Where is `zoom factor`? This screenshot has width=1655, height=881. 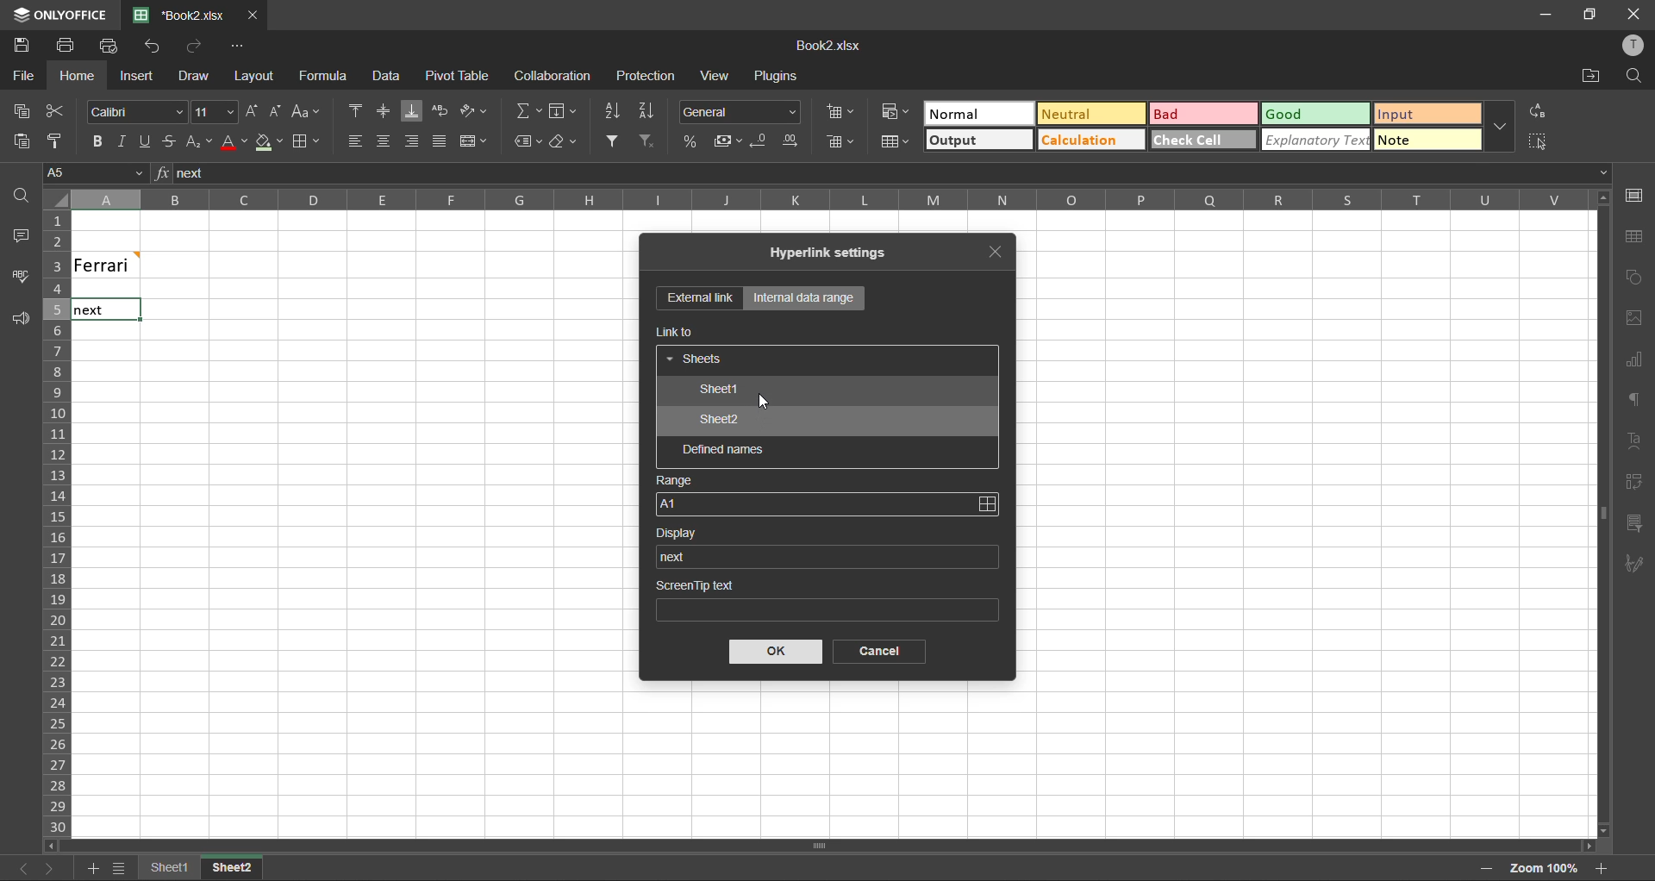
zoom factor is located at coordinates (1546, 867).